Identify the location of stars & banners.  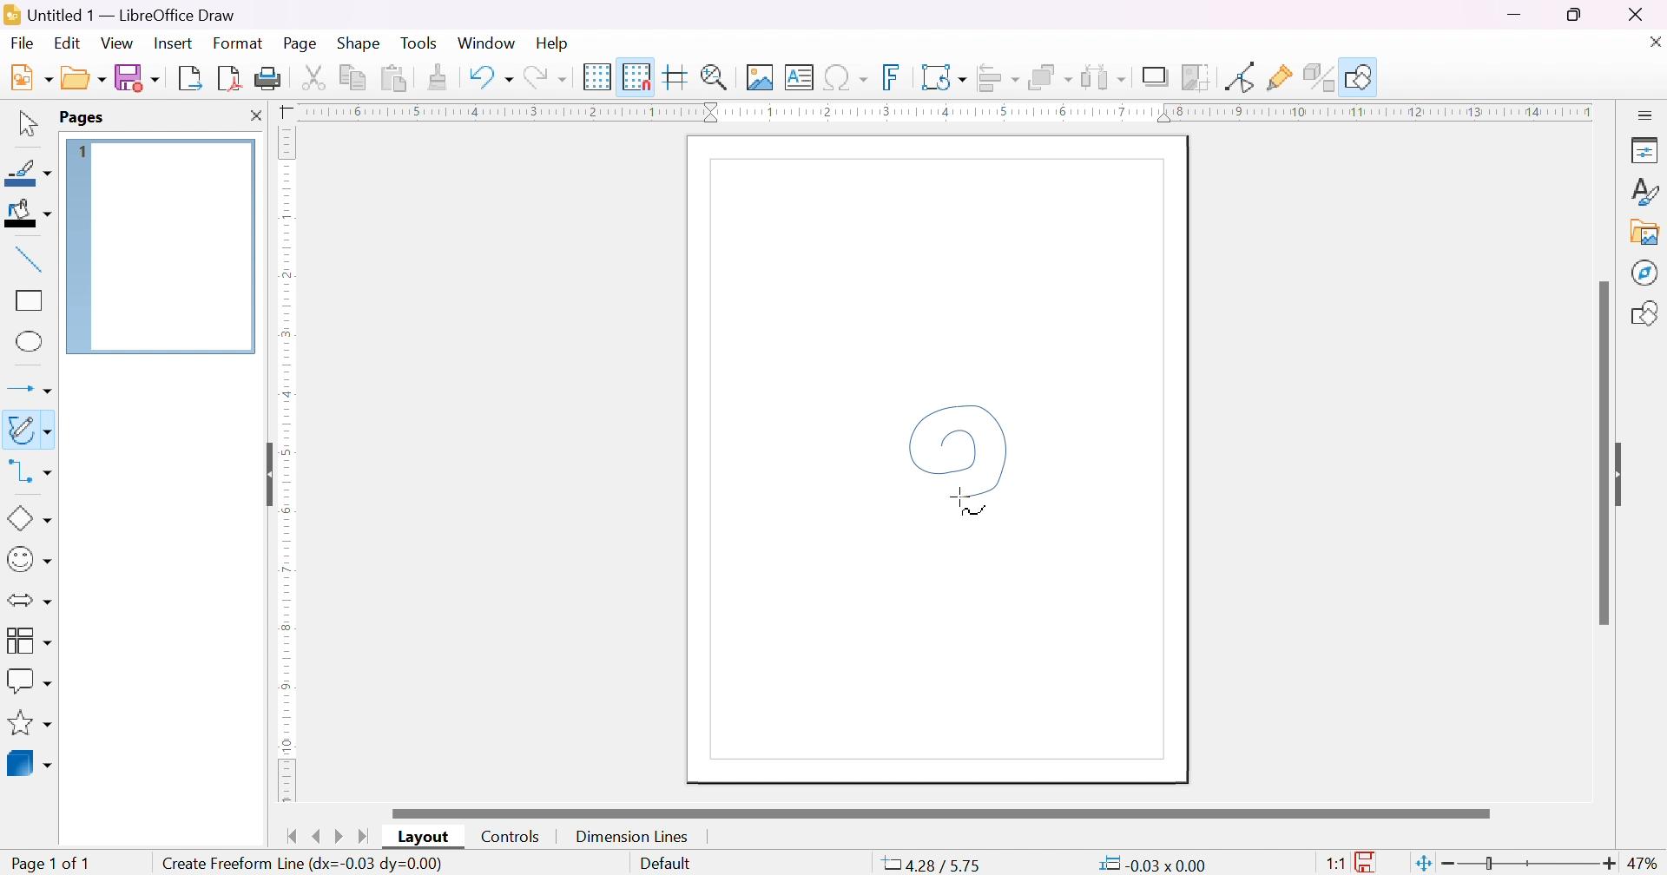
(27, 722).